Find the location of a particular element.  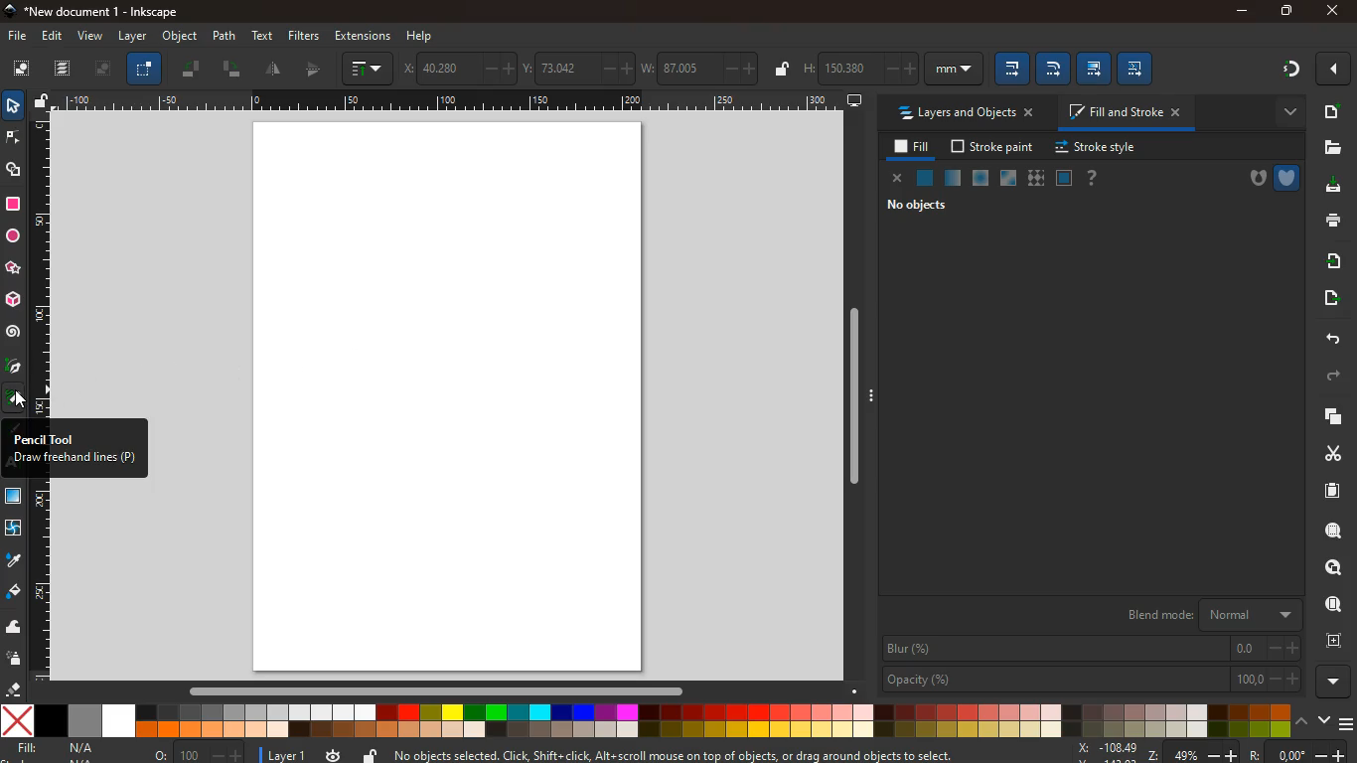

unlock is located at coordinates (372, 754).